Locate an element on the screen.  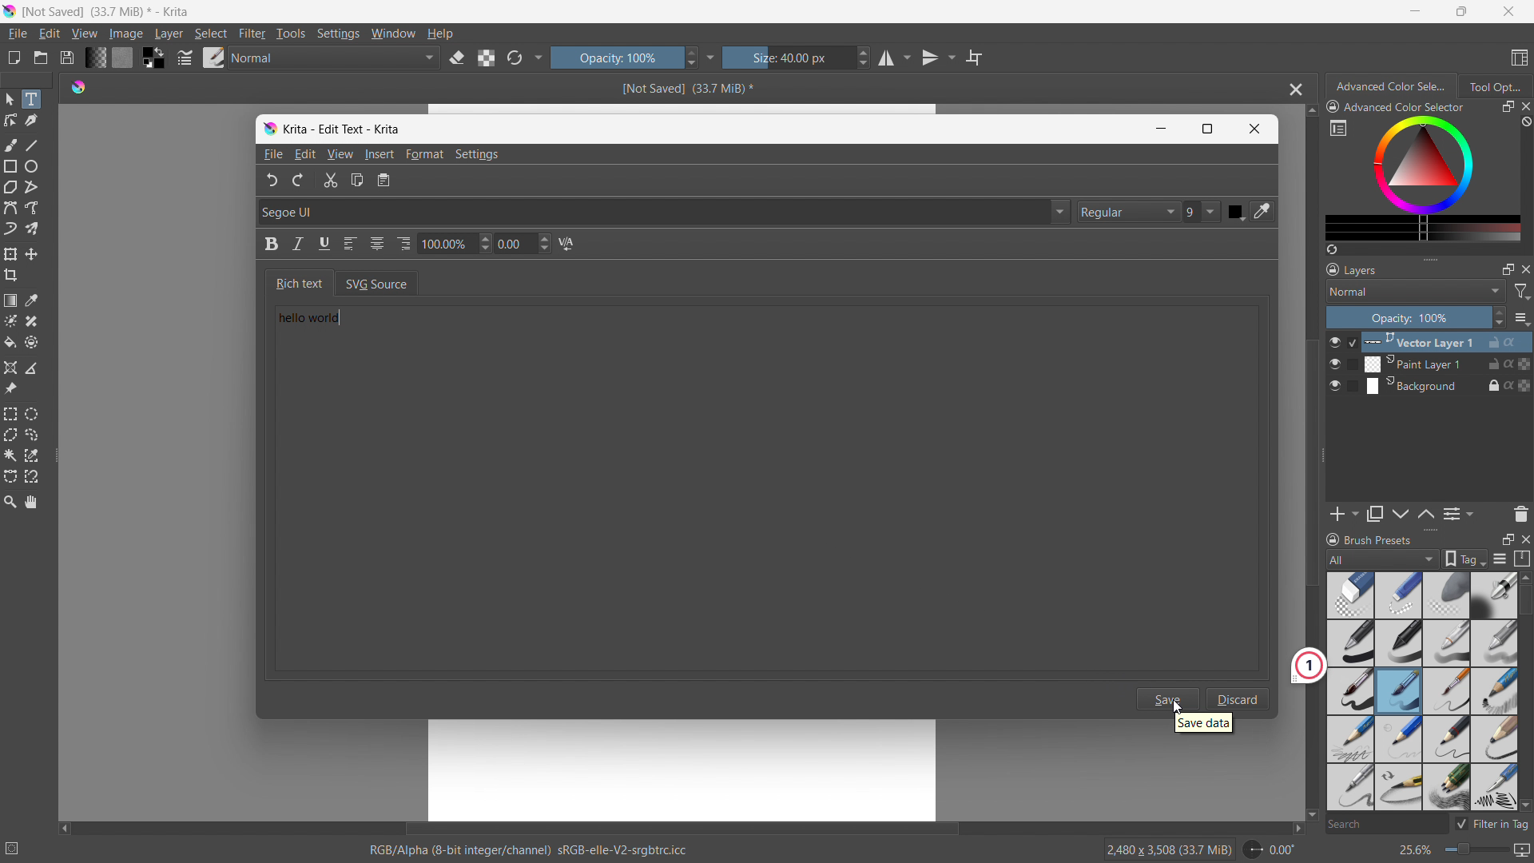
image is located at coordinates (127, 34).